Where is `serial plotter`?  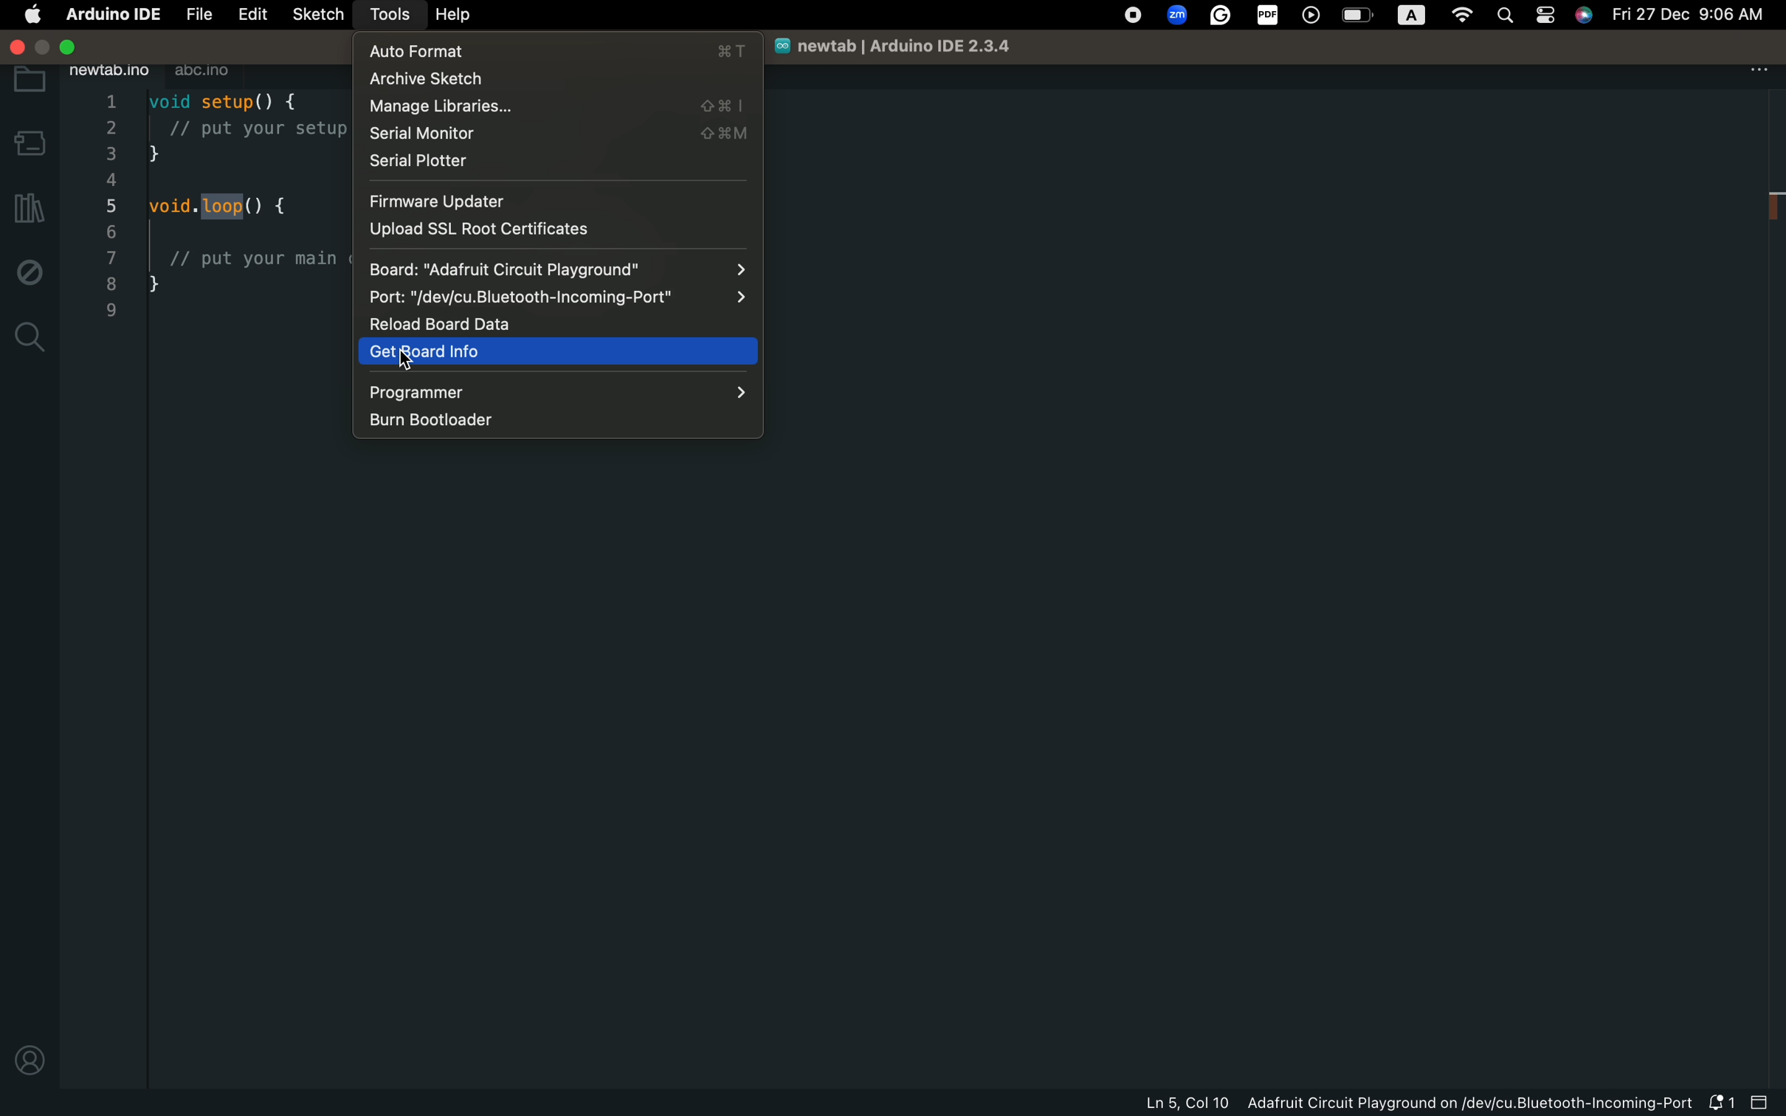
serial plotter is located at coordinates (485, 163).